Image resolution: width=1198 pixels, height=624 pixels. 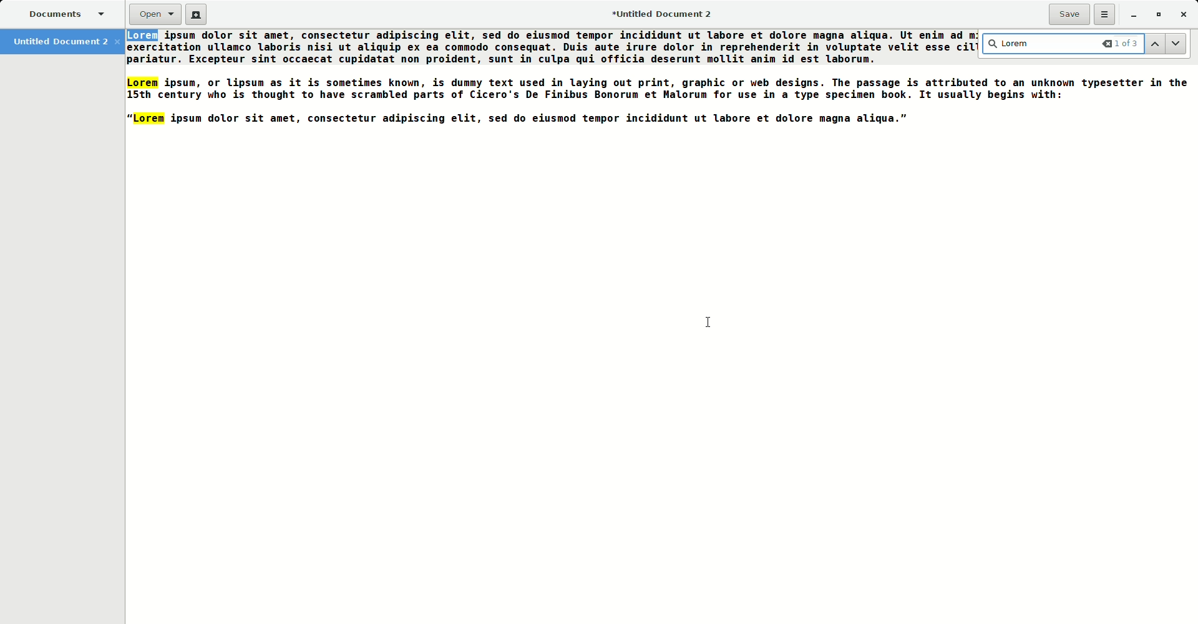 What do you see at coordinates (577, 84) in the screenshot?
I see `Paragraphs` at bounding box center [577, 84].